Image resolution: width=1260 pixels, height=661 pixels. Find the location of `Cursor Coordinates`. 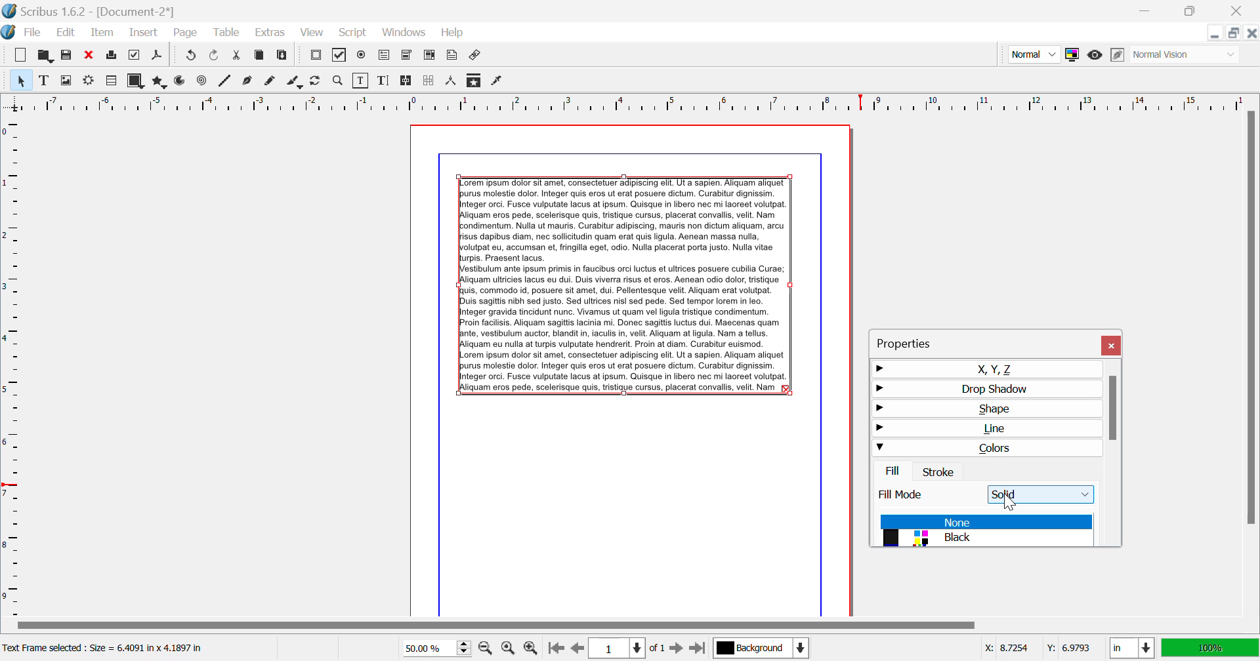

Cursor Coordinates is located at coordinates (1037, 649).